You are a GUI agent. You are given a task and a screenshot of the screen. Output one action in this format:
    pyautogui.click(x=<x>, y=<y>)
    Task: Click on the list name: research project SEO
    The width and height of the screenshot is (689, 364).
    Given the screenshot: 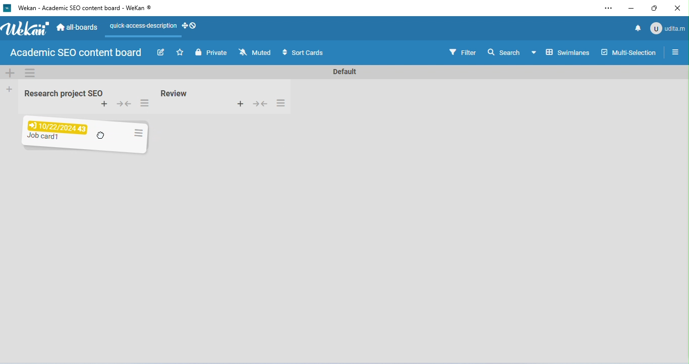 What is the action you would take?
    pyautogui.click(x=61, y=94)
    